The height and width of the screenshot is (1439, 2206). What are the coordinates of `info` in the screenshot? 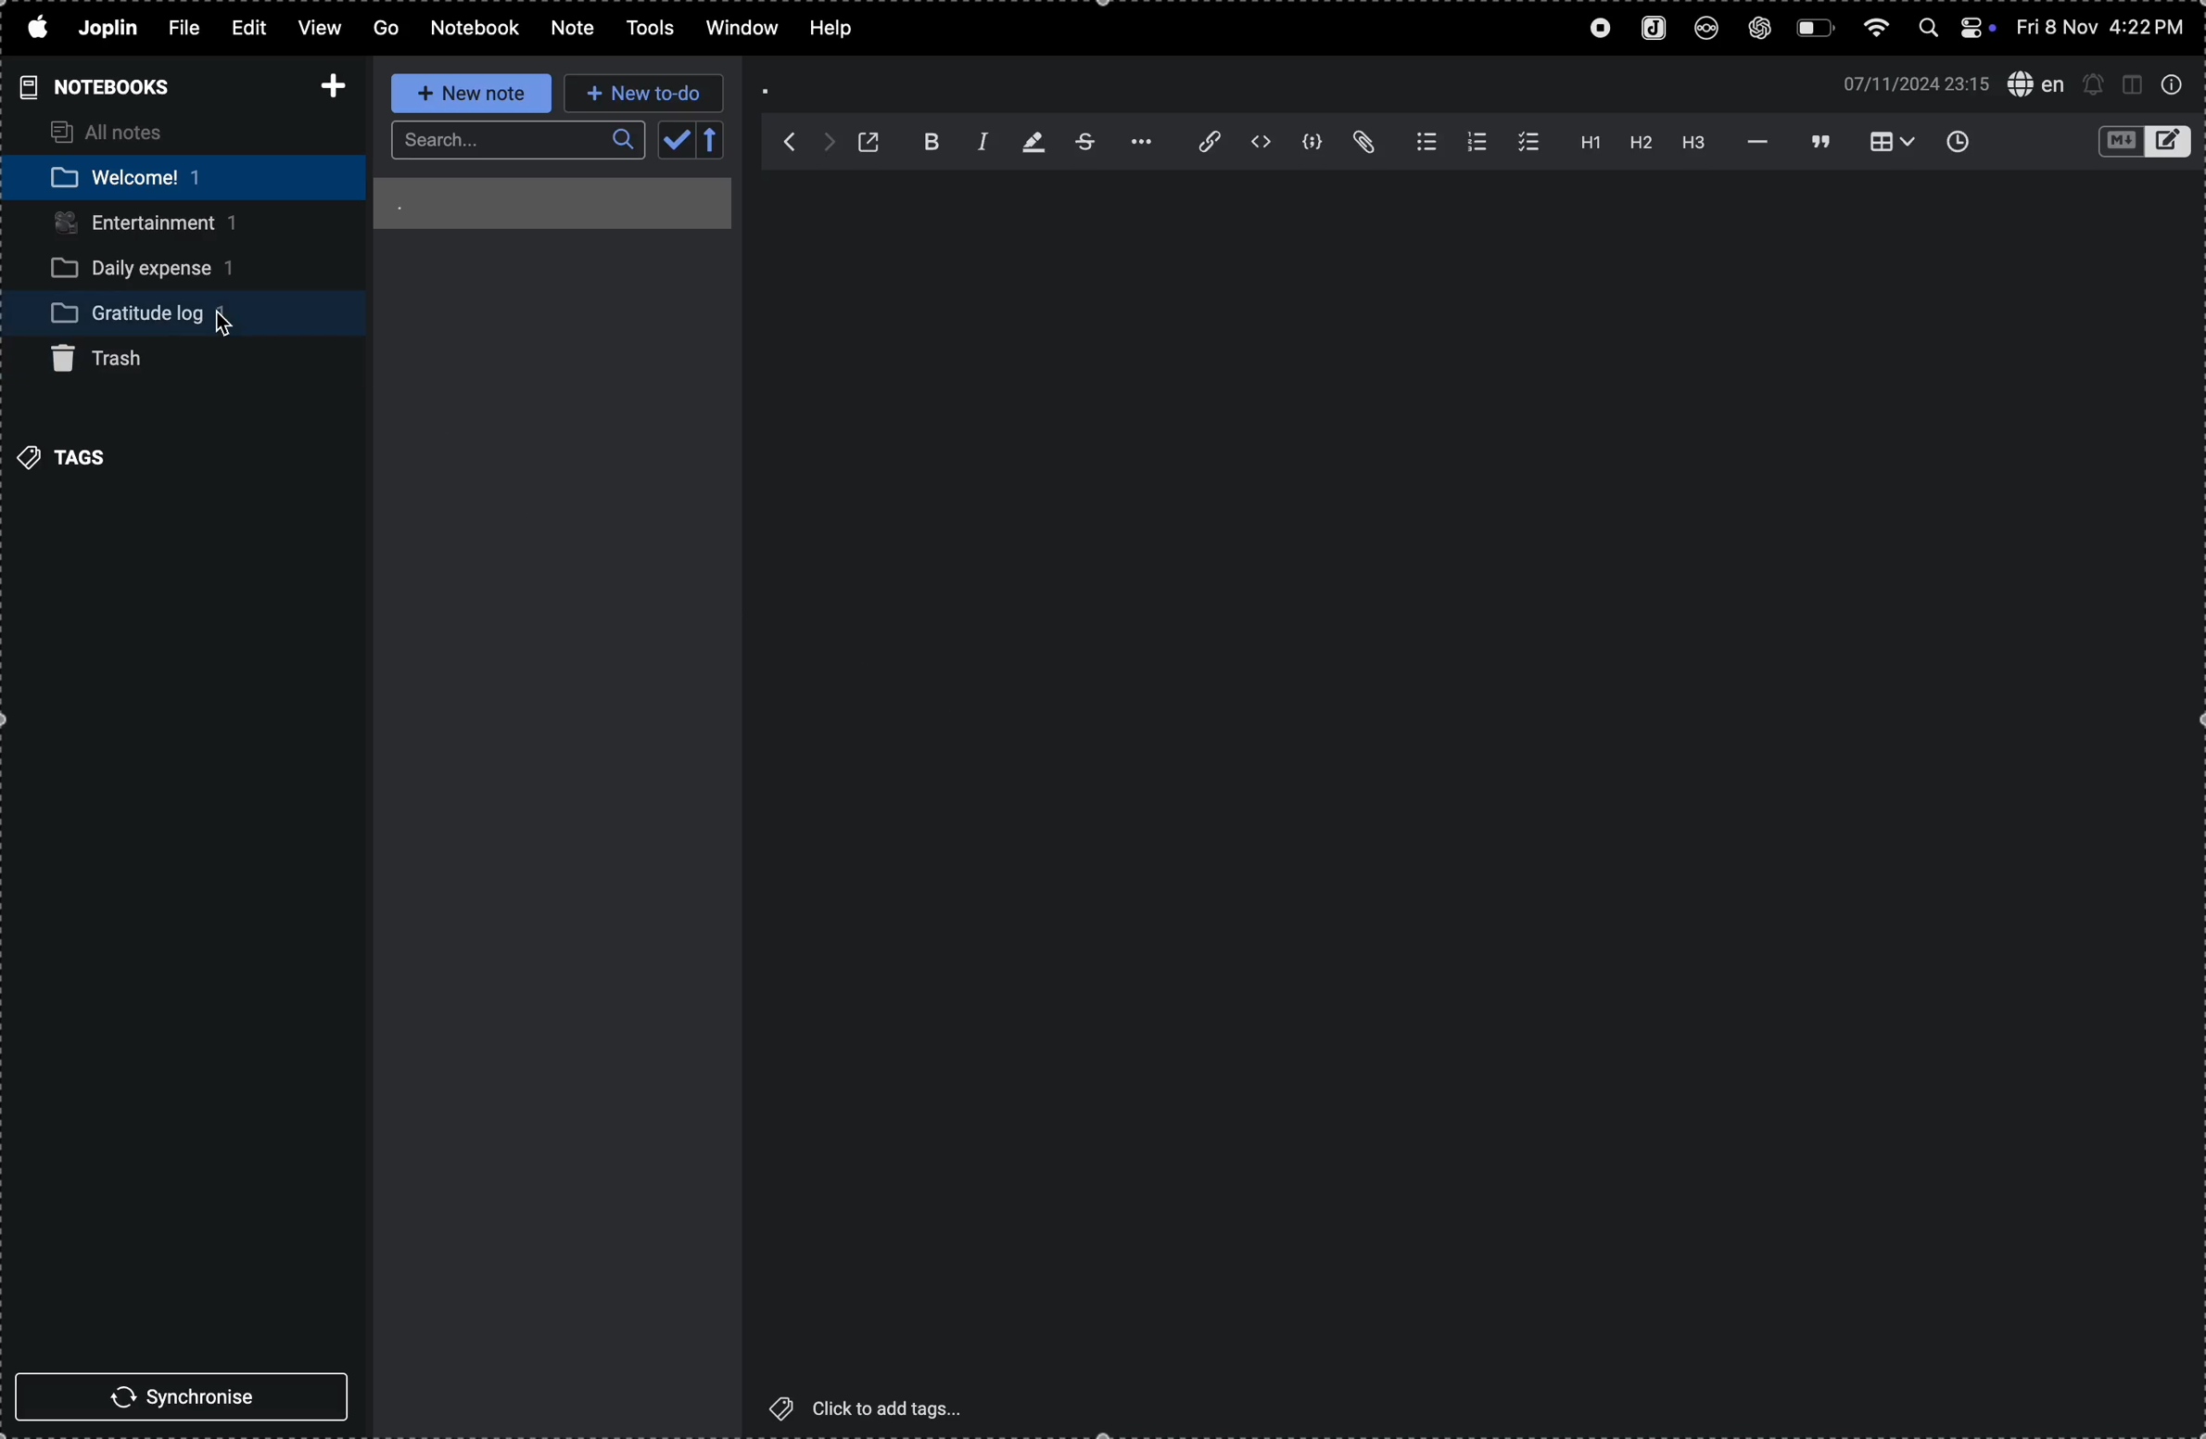 It's located at (2179, 88).